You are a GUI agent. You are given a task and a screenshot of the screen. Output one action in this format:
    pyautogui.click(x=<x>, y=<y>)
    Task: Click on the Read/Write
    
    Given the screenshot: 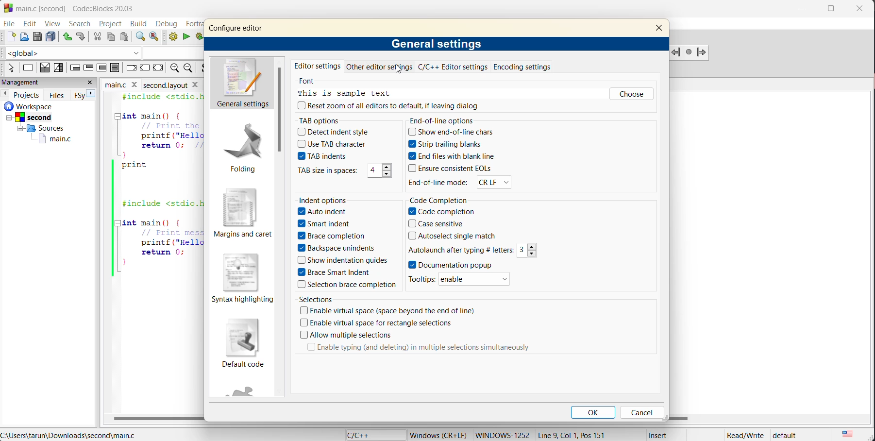 What is the action you would take?
    pyautogui.click(x=745, y=435)
    